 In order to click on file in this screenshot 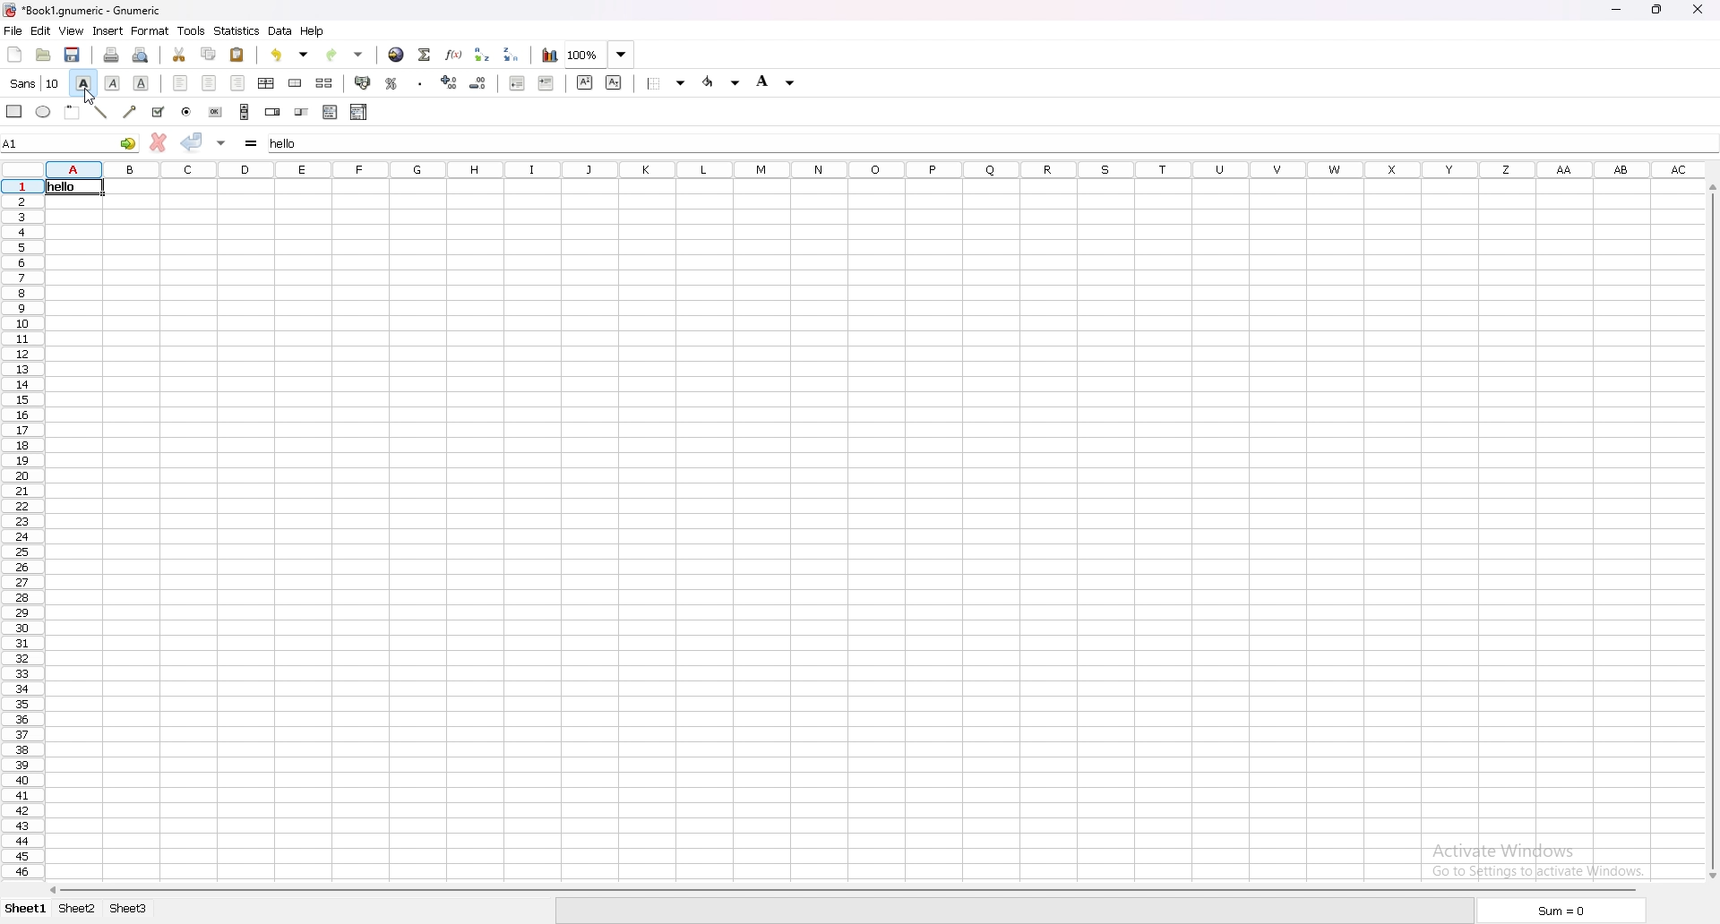, I will do `click(13, 30)`.